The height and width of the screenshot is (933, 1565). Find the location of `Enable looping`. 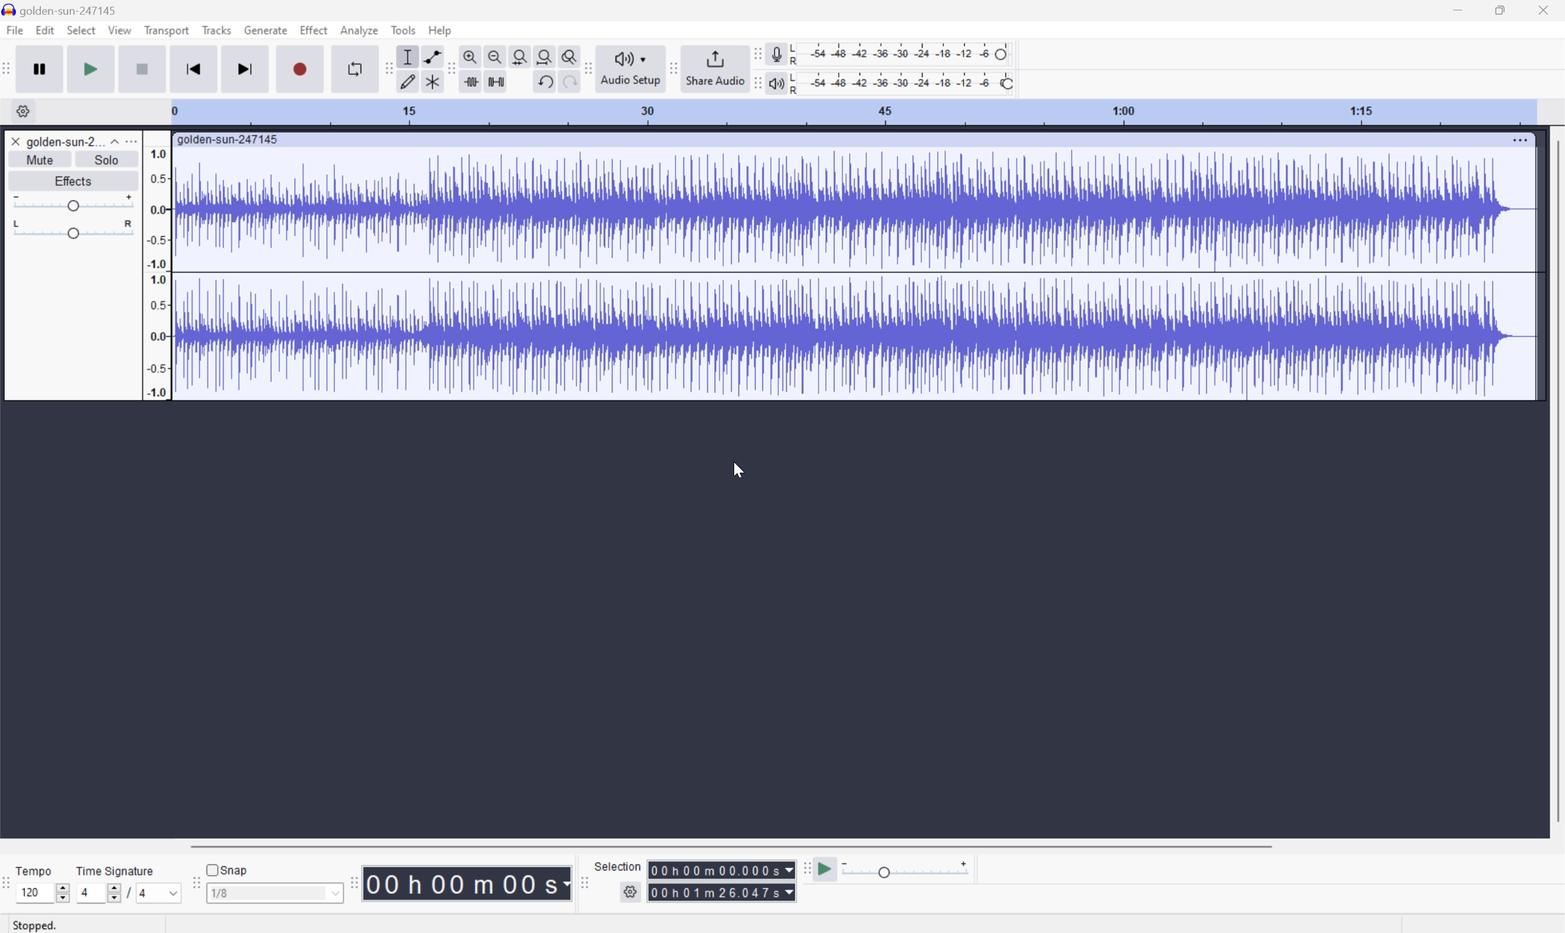

Enable looping is located at coordinates (354, 68).